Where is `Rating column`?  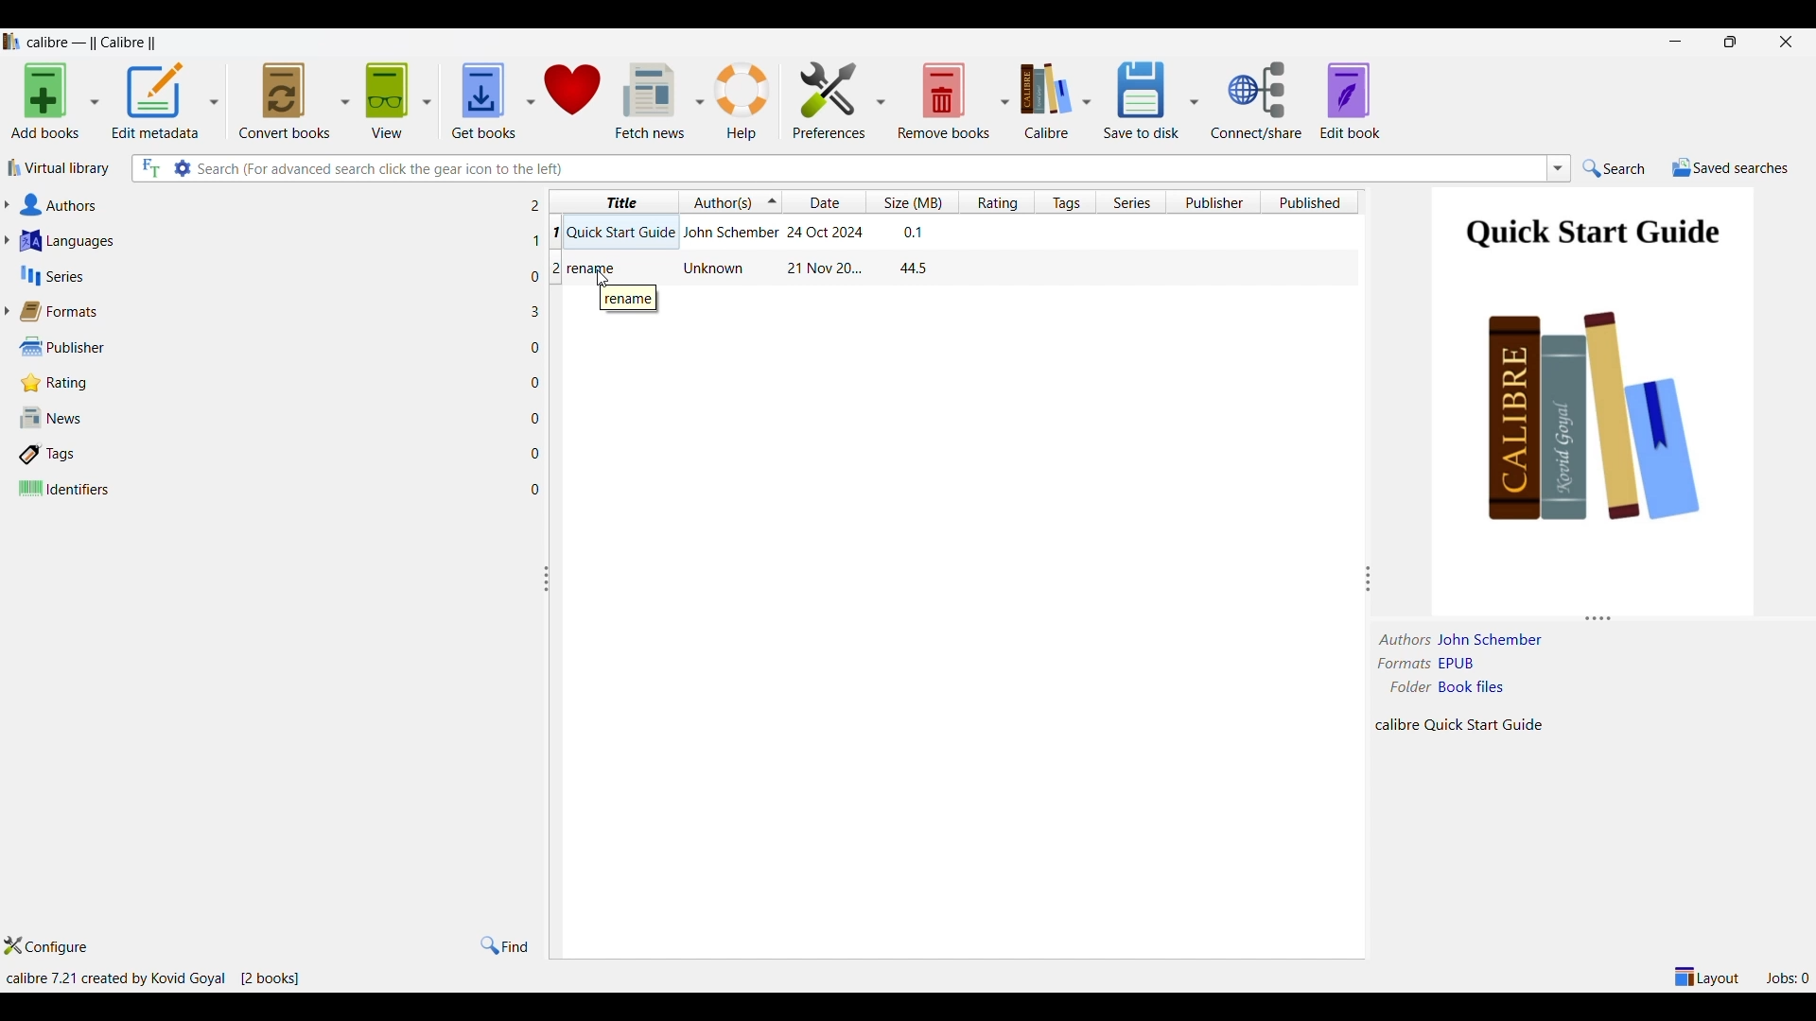
Rating column is located at coordinates (995, 201).